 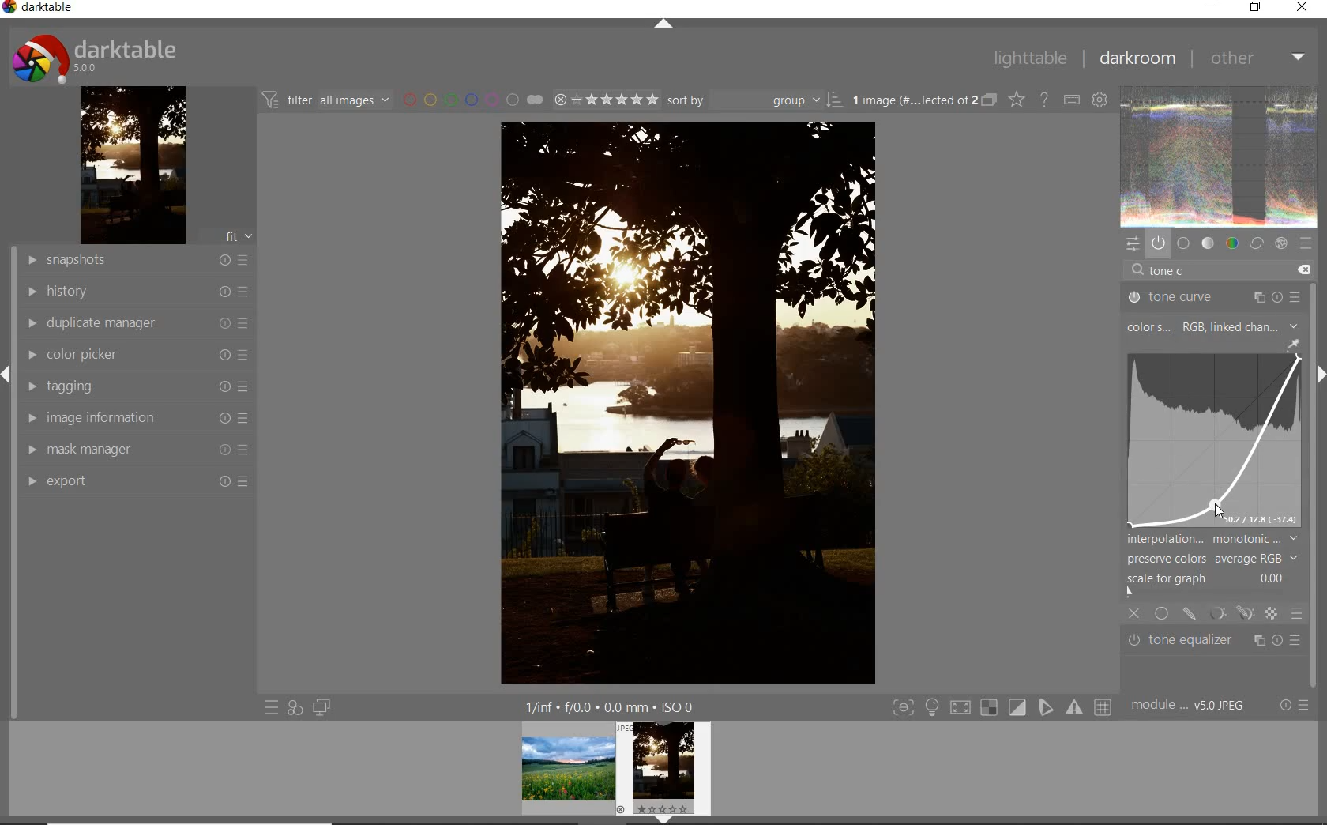 What do you see at coordinates (1001, 709) in the screenshot?
I see `toggle modes` at bounding box center [1001, 709].